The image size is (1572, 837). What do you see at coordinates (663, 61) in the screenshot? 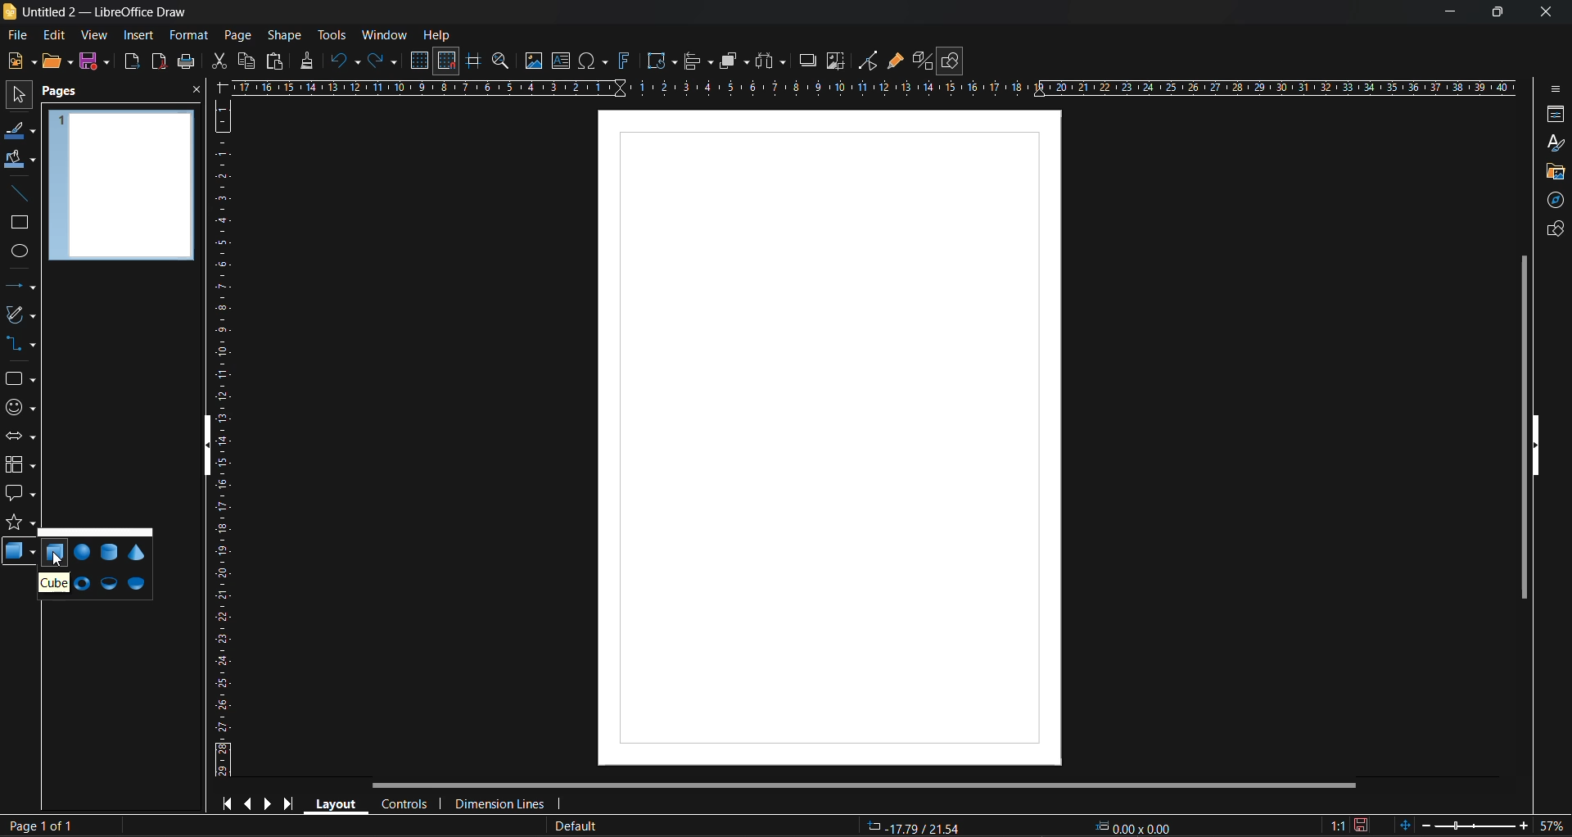
I see `transformations` at bounding box center [663, 61].